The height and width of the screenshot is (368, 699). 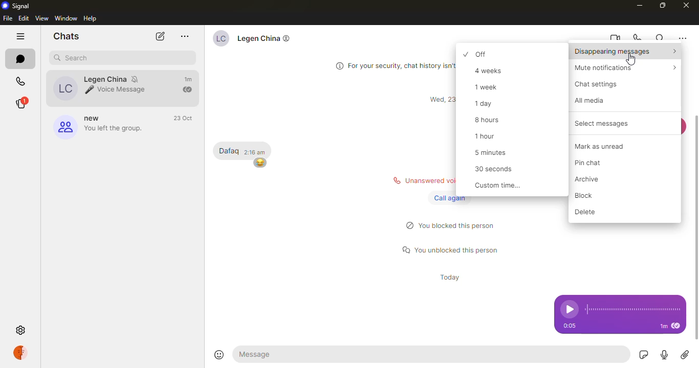 What do you see at coordinates (632, 309) in the screenshot?
I see `track` at bounding box center [632, 309].